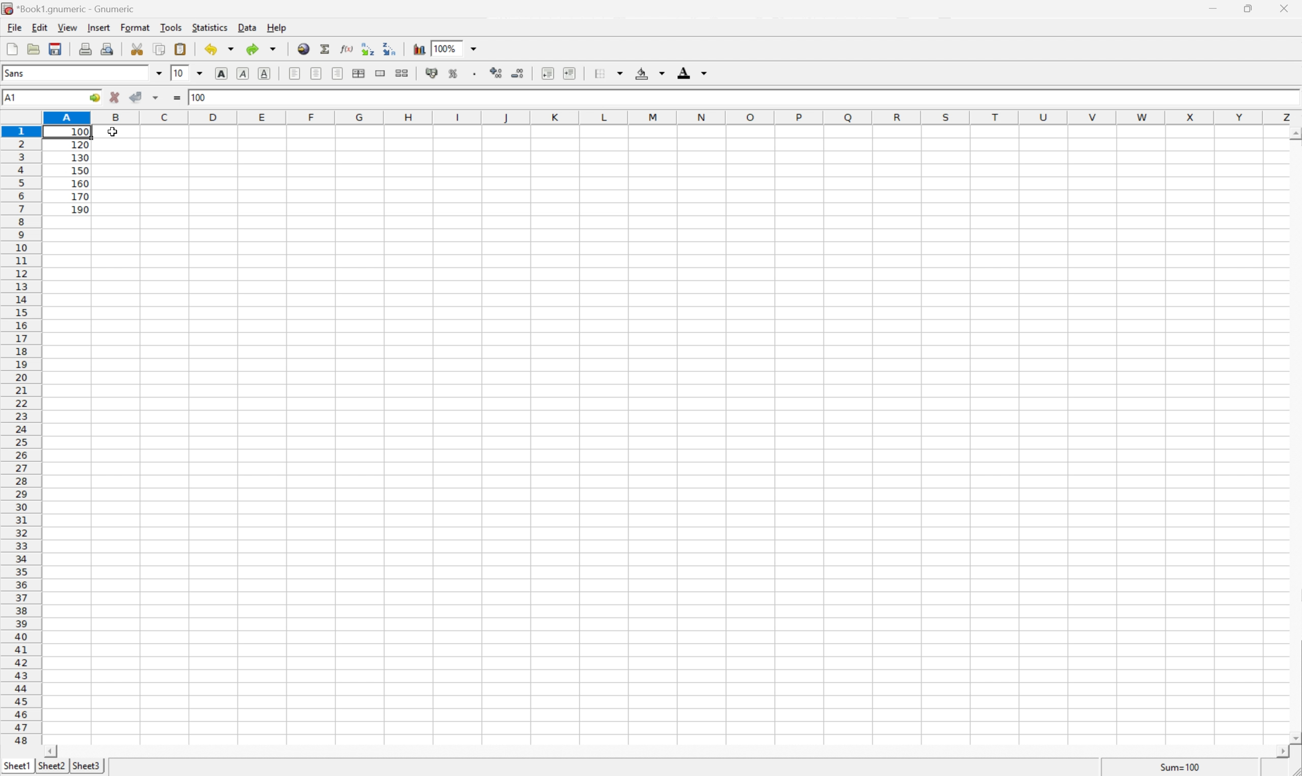 Image resolution: width=1302 pixels, height=776 pixels. Describe the element at coordinates (391, 49) in the screenshot. I see `Sort the selected region in descending order based on the first column selected` at that location.